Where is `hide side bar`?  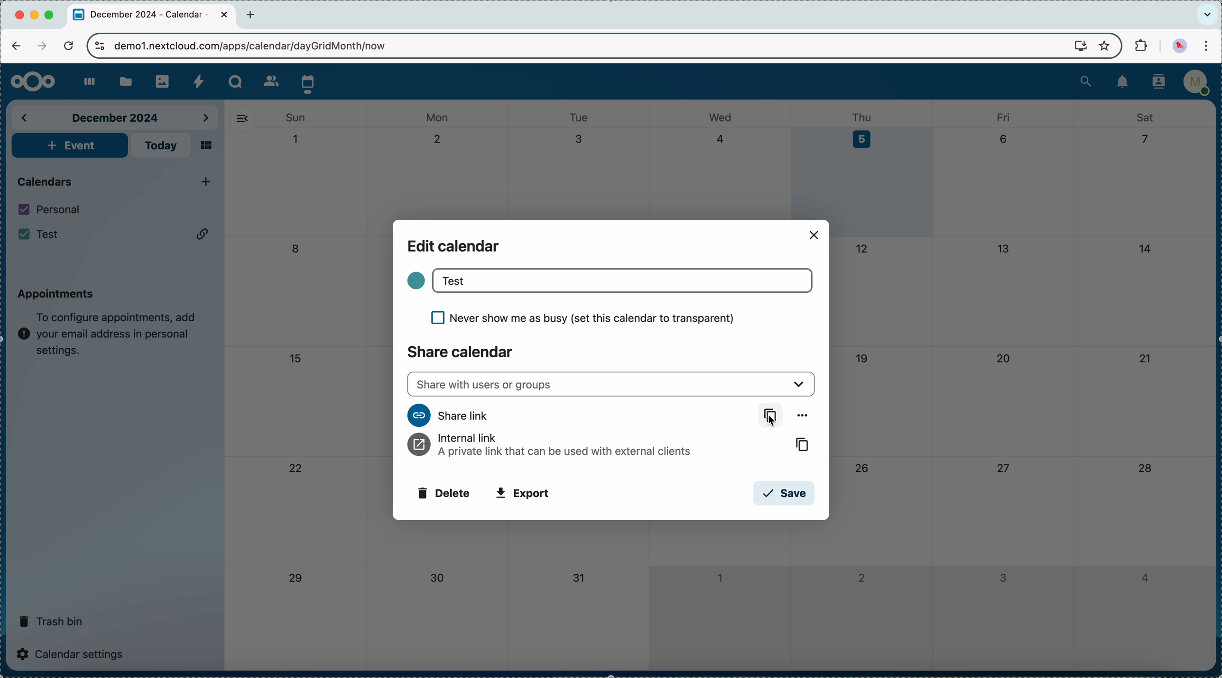 hide side bar is located at coordinates (242, 118).